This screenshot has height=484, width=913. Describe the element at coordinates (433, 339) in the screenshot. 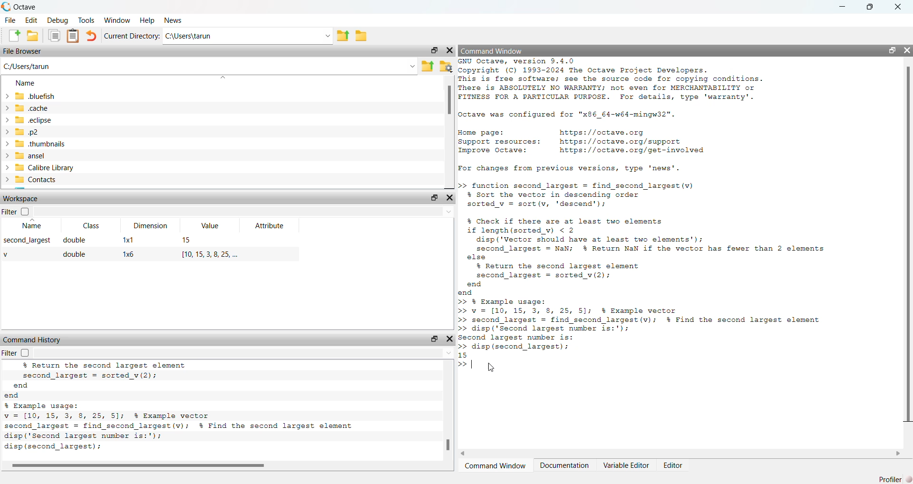

I see `unlock widget` at that location.